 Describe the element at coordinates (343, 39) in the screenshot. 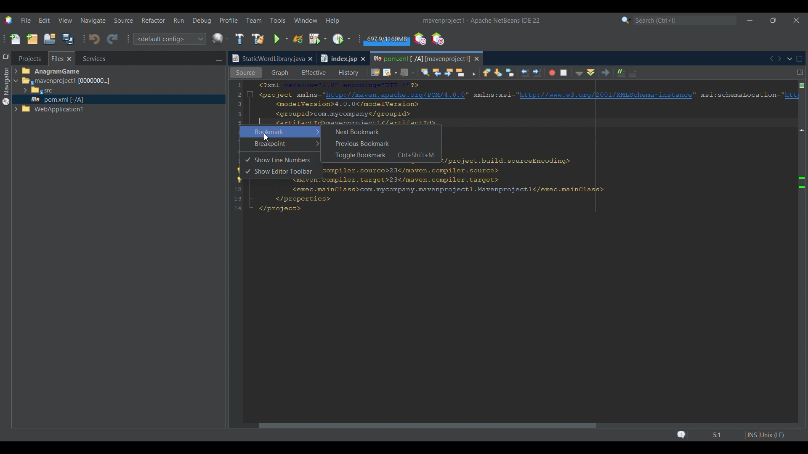

I see `Profile main project options` at that location.